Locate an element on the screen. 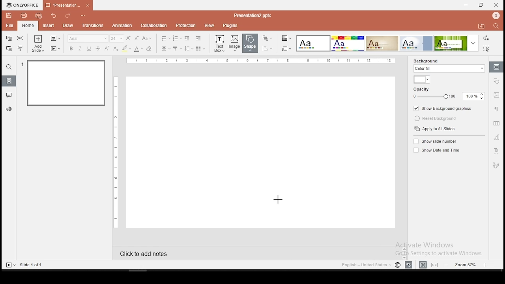 This screenshot has width=505, height=284. text art tool is located at coordinates (496, 152).